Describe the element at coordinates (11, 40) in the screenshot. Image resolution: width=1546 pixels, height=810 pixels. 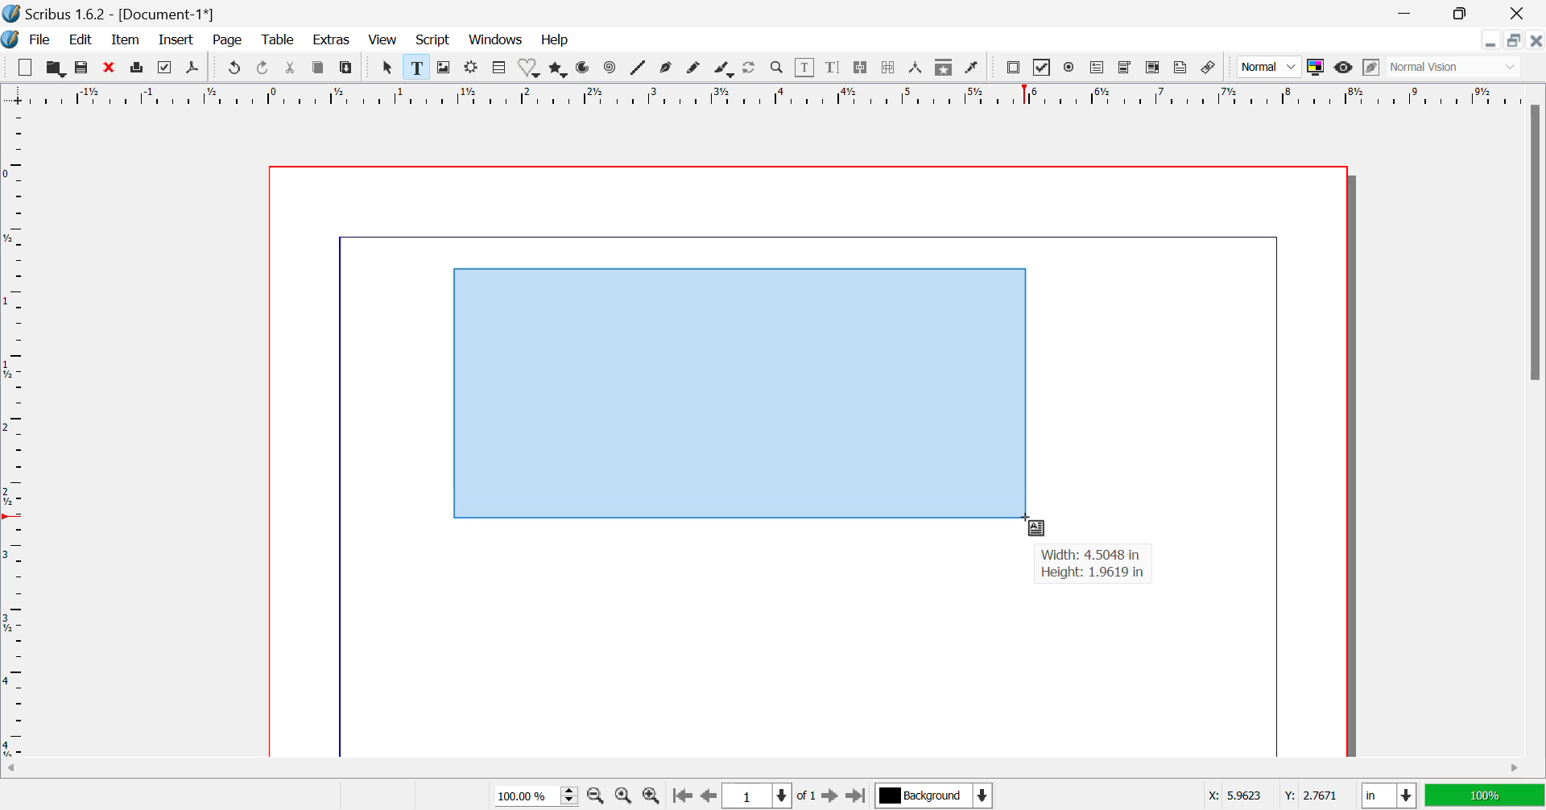
I see `Scribus Logo` at that location.